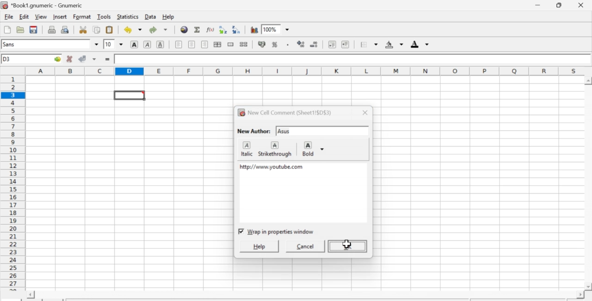 The image size is (592, 301). Describe the element at coordinates (46, 45) in the screenshot. I see `Font Style` at that location.